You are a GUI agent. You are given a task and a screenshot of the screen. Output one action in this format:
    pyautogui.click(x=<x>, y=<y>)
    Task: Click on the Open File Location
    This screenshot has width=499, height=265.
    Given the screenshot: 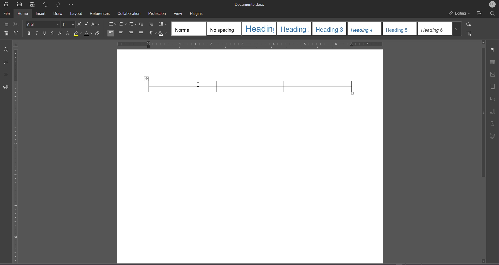 What is the action you would take?
    pyautogui.click(x=481, y=14)
    